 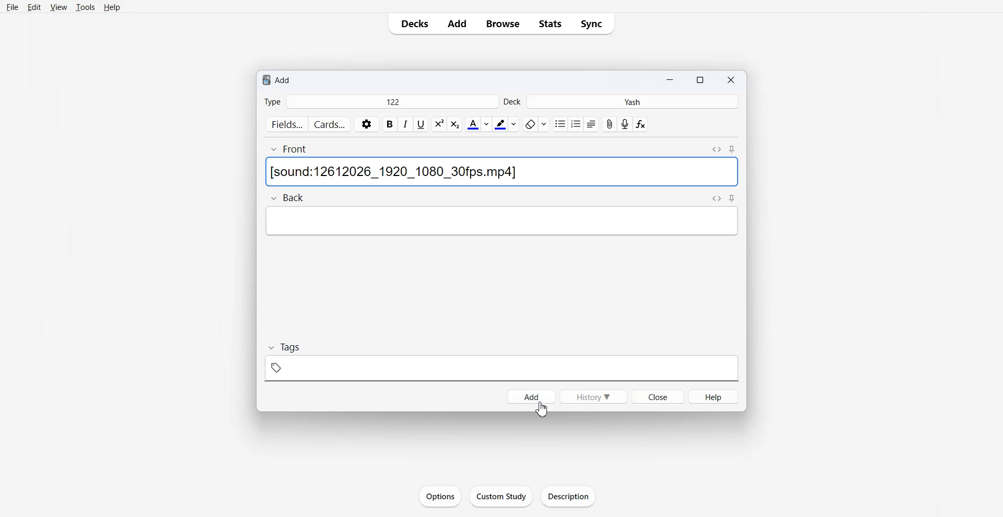 What do you see at coordinates (640, 125) in the screenshot?
I see `Equations` at bounding box center [640, 125].